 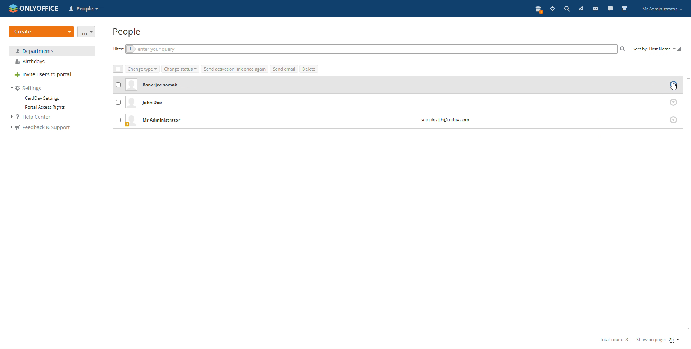 I want to click on settings, so click(x=552, y=9).